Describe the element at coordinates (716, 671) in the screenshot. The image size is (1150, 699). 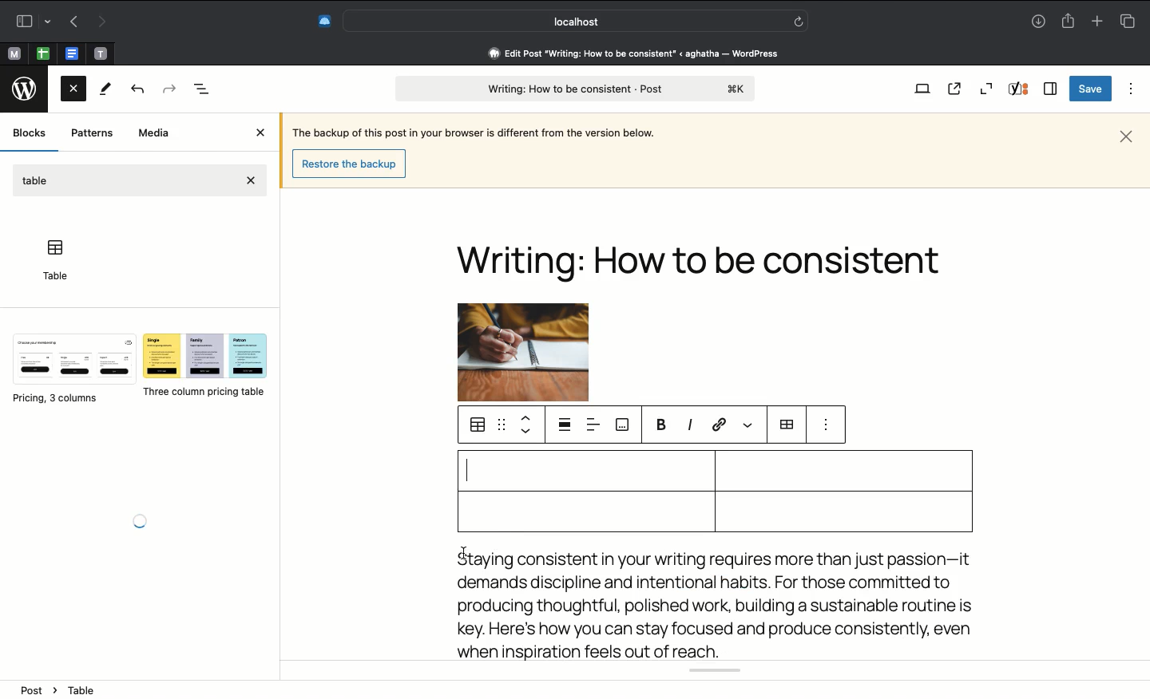
I see `Yoast SEO` at that location.